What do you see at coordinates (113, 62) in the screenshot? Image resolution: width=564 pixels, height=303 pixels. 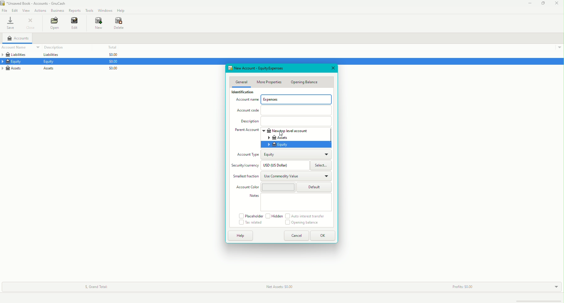 I see `$0` at bounding box center [113, 62].